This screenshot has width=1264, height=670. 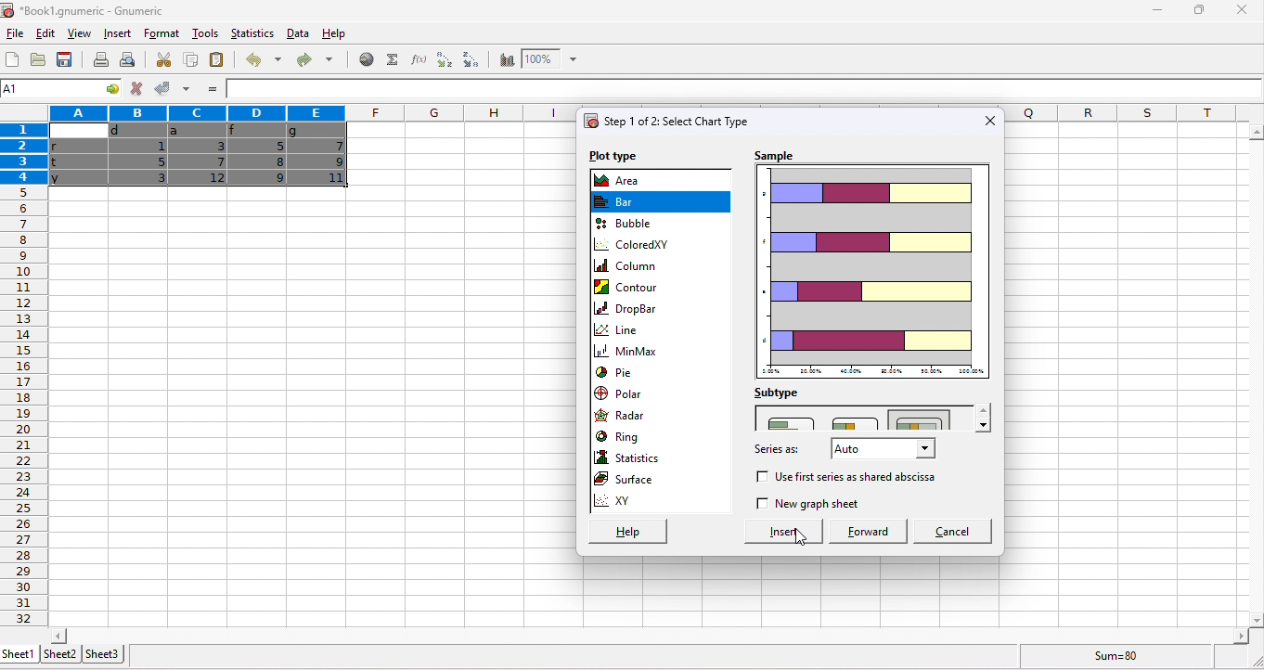 What do you see at coordinates (618, 372) in the screenshot?
I see `pie` at bounding box center [618, 372].